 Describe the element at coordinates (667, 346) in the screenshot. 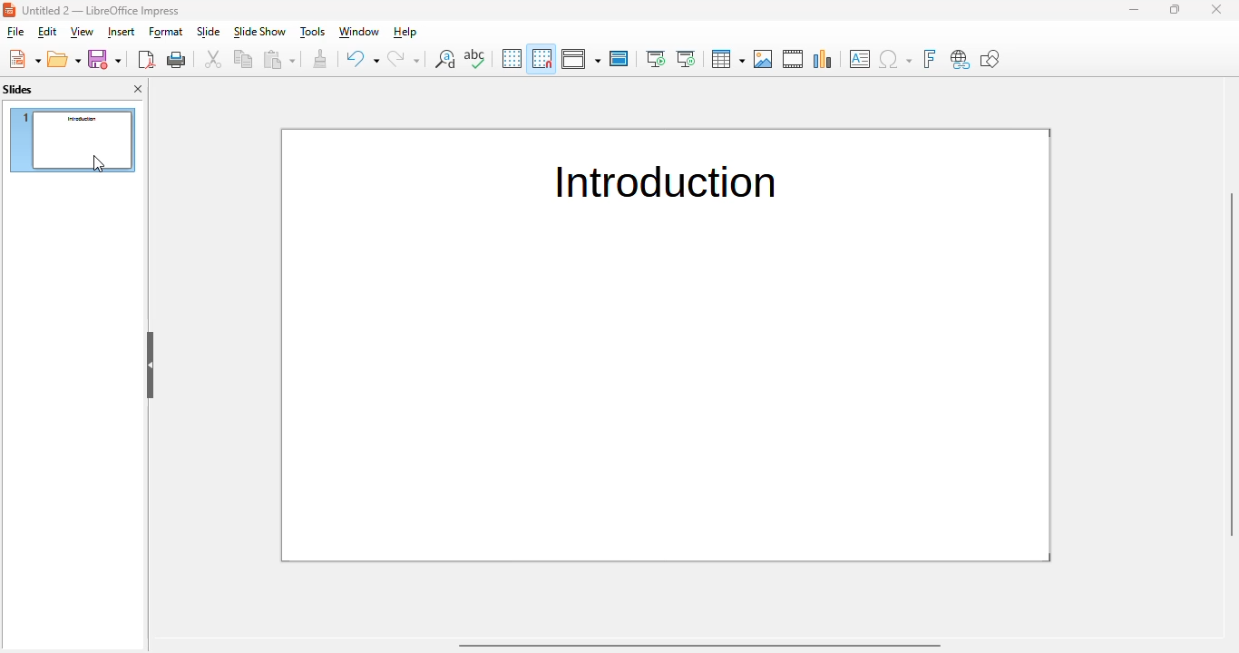

I see `slide 1` at that location.